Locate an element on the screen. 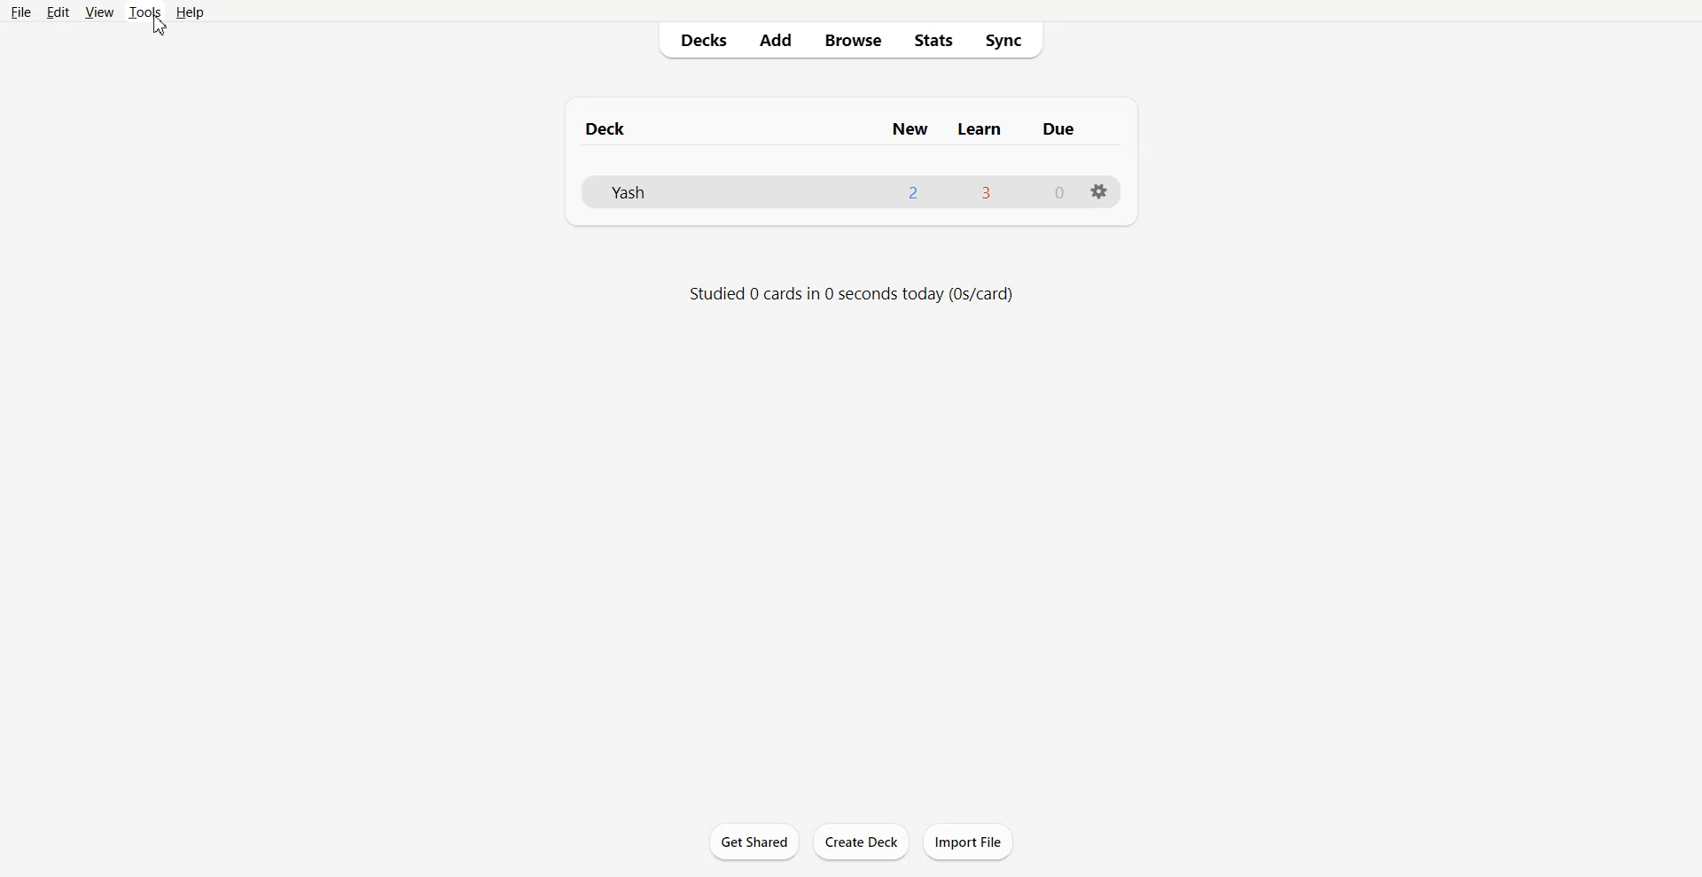  Yash is located at coordinates (626, 191).